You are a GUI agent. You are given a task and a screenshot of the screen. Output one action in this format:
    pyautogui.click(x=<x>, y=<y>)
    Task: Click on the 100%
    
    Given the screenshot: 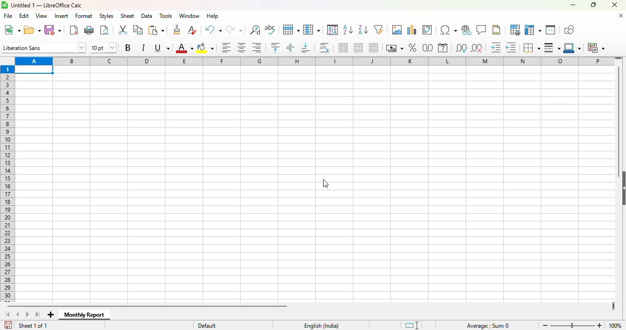 What is the action you would take?
    pyautogui.click(x=615, y=325)
    